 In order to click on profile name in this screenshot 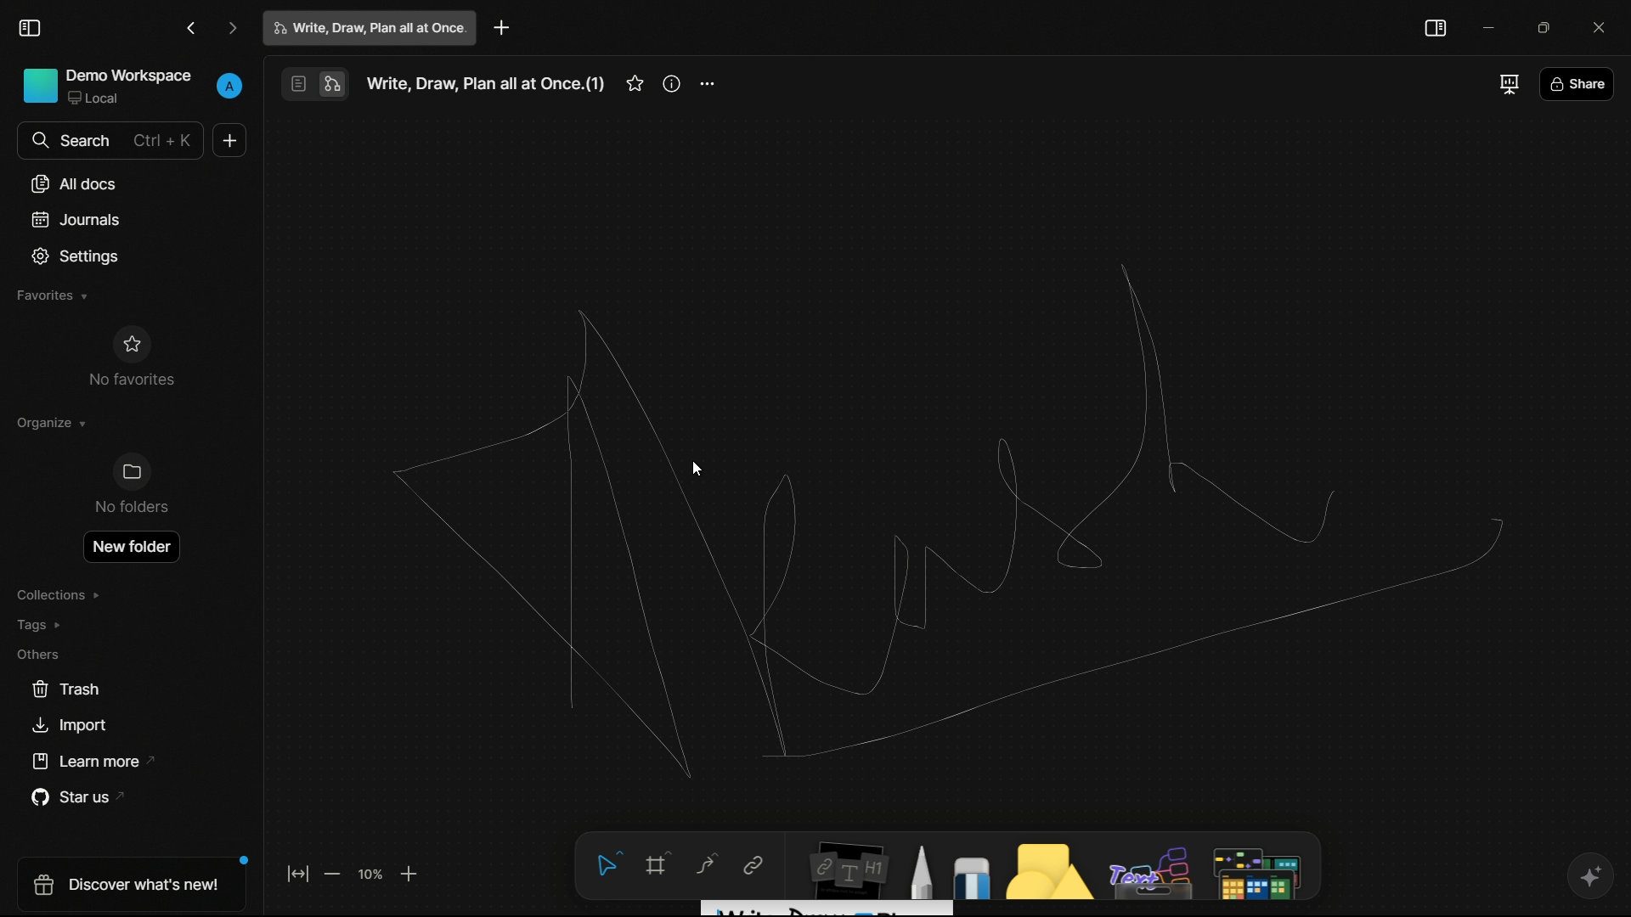, I will do `click(230, 87)`.